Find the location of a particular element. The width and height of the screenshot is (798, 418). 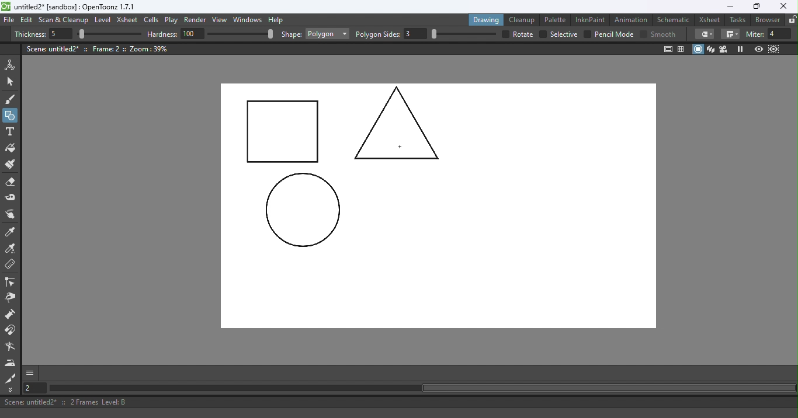

Close is located at coordinates (783, 6).